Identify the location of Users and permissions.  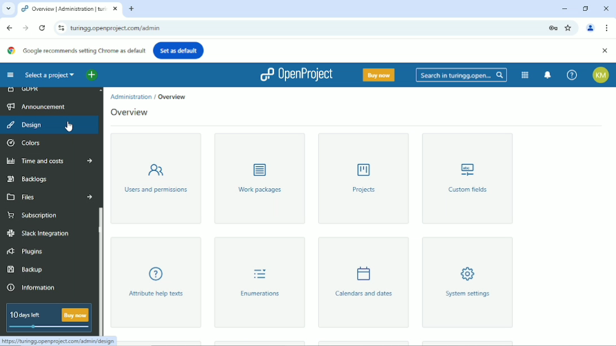
(155, 177).